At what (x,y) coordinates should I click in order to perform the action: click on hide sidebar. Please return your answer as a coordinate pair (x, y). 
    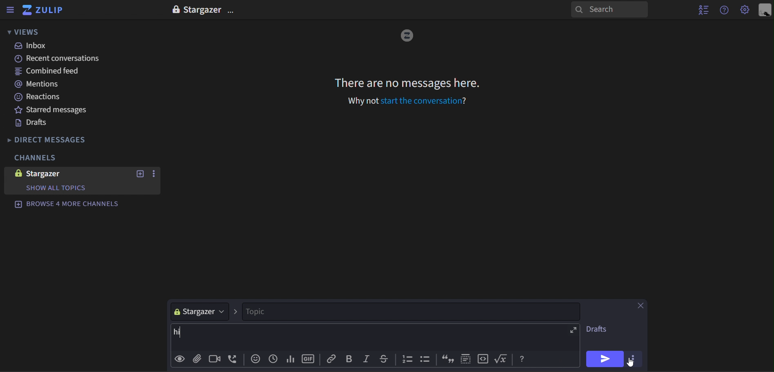
    Looking at the image, I should click on (10, 10).